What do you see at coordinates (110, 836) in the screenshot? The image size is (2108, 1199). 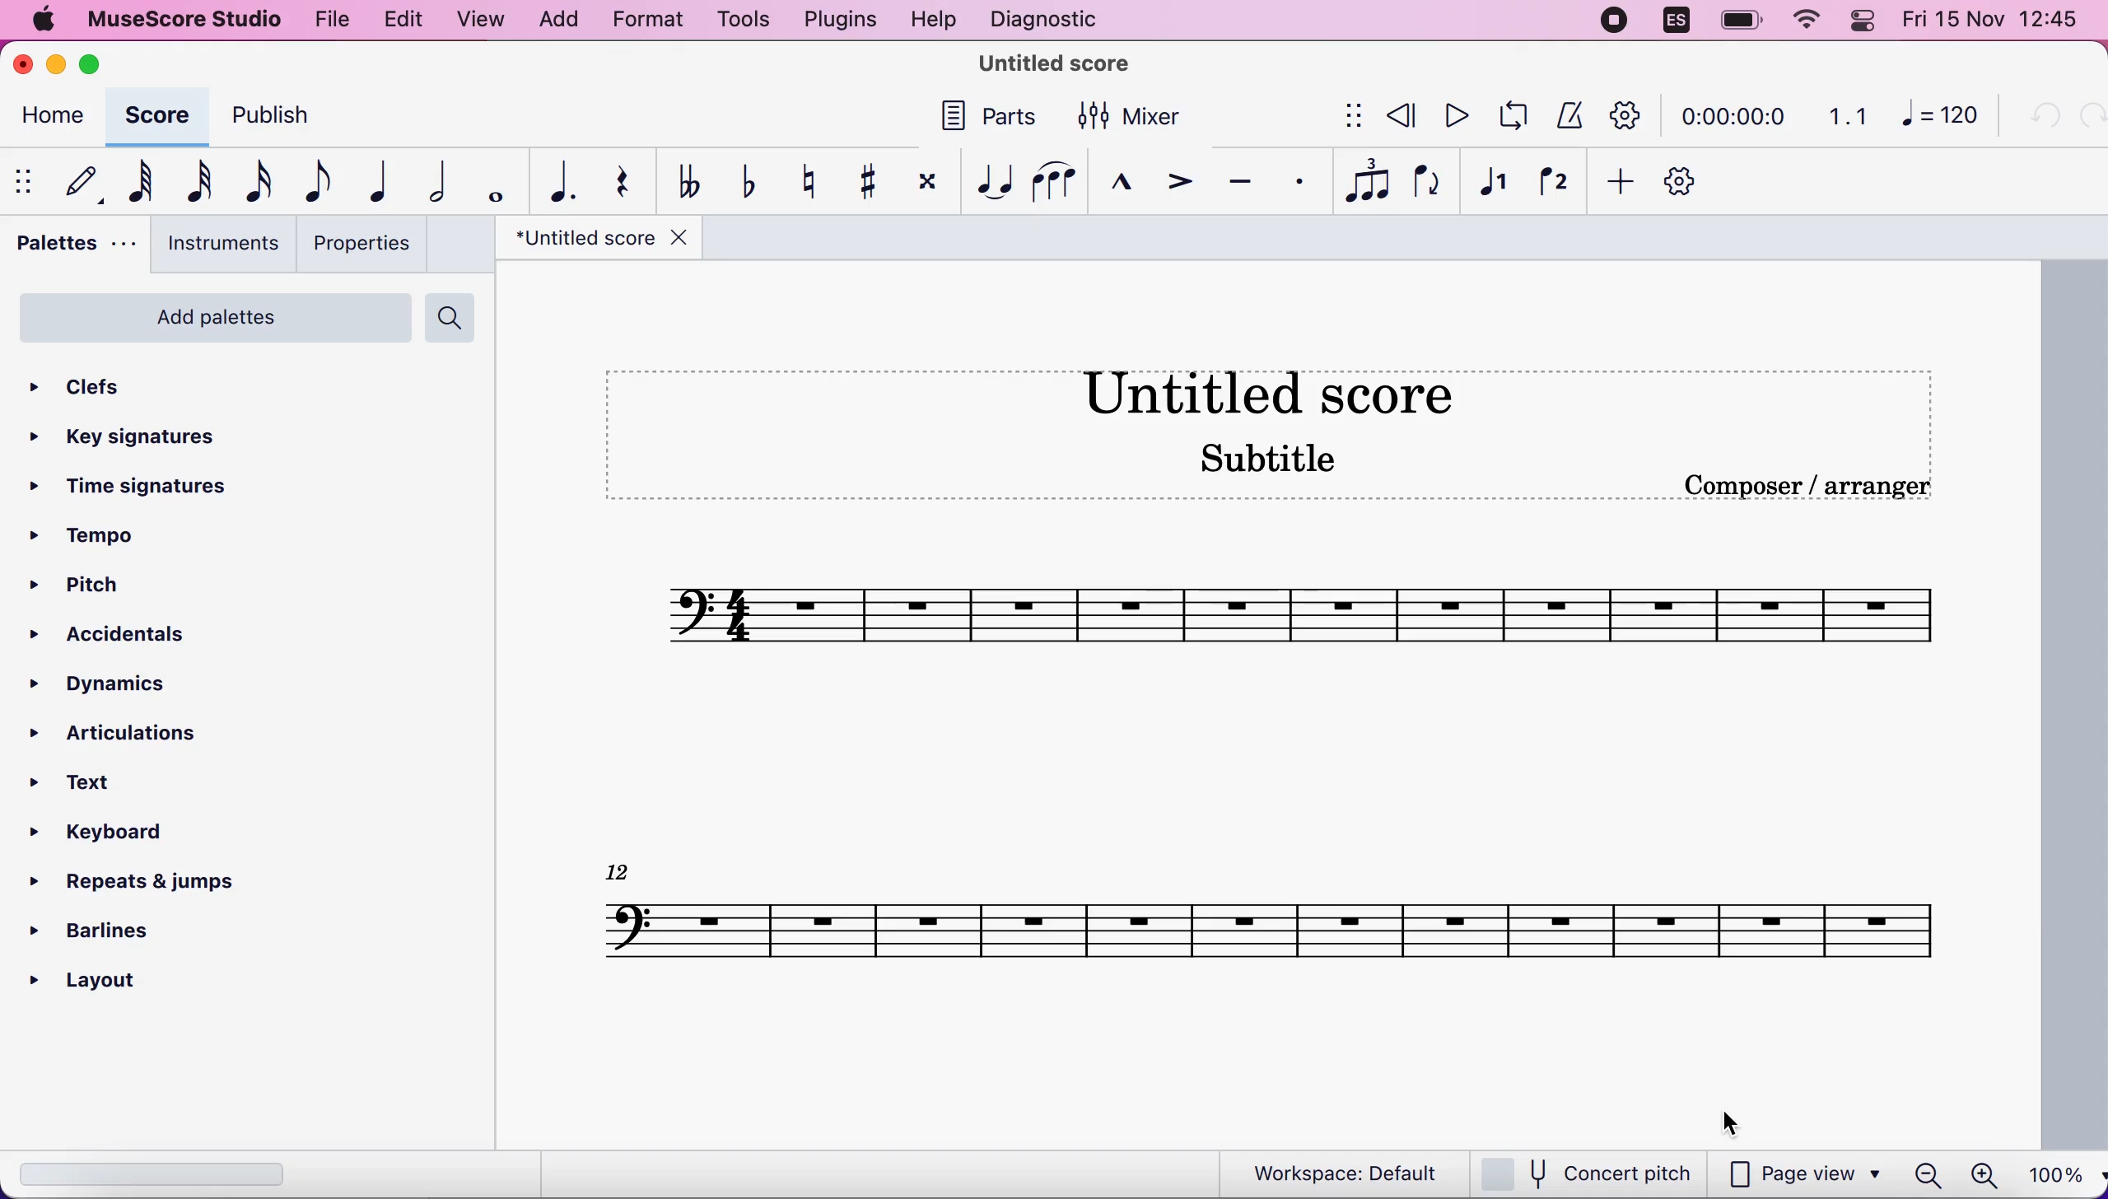 I see `keyboard` at bounding box center [110, 836].